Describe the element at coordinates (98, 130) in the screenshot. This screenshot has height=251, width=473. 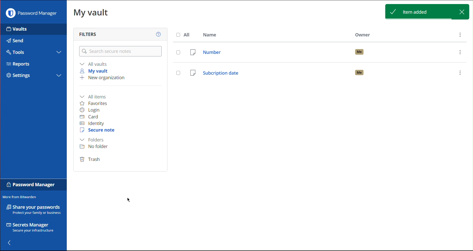
I see `Secure Note` at that location.